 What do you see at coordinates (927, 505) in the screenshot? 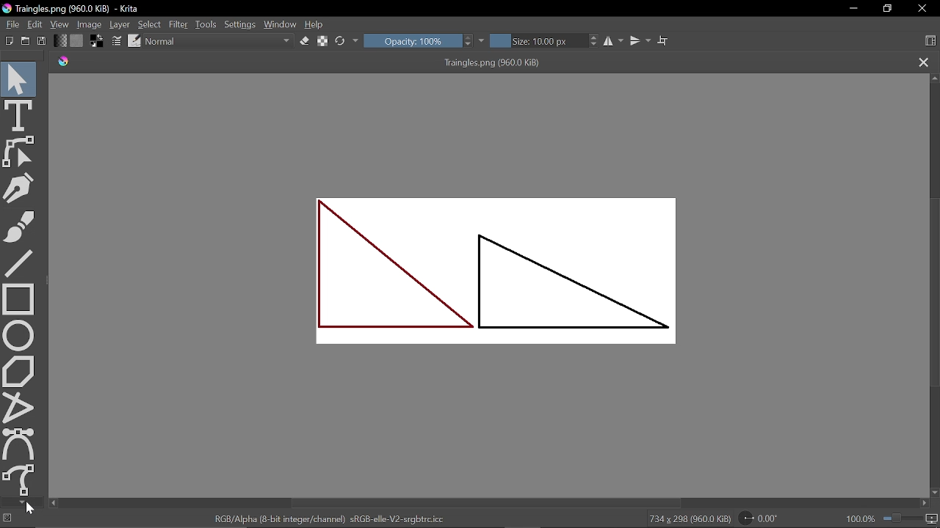
I see `Move right` at bounding box center [927, 505].